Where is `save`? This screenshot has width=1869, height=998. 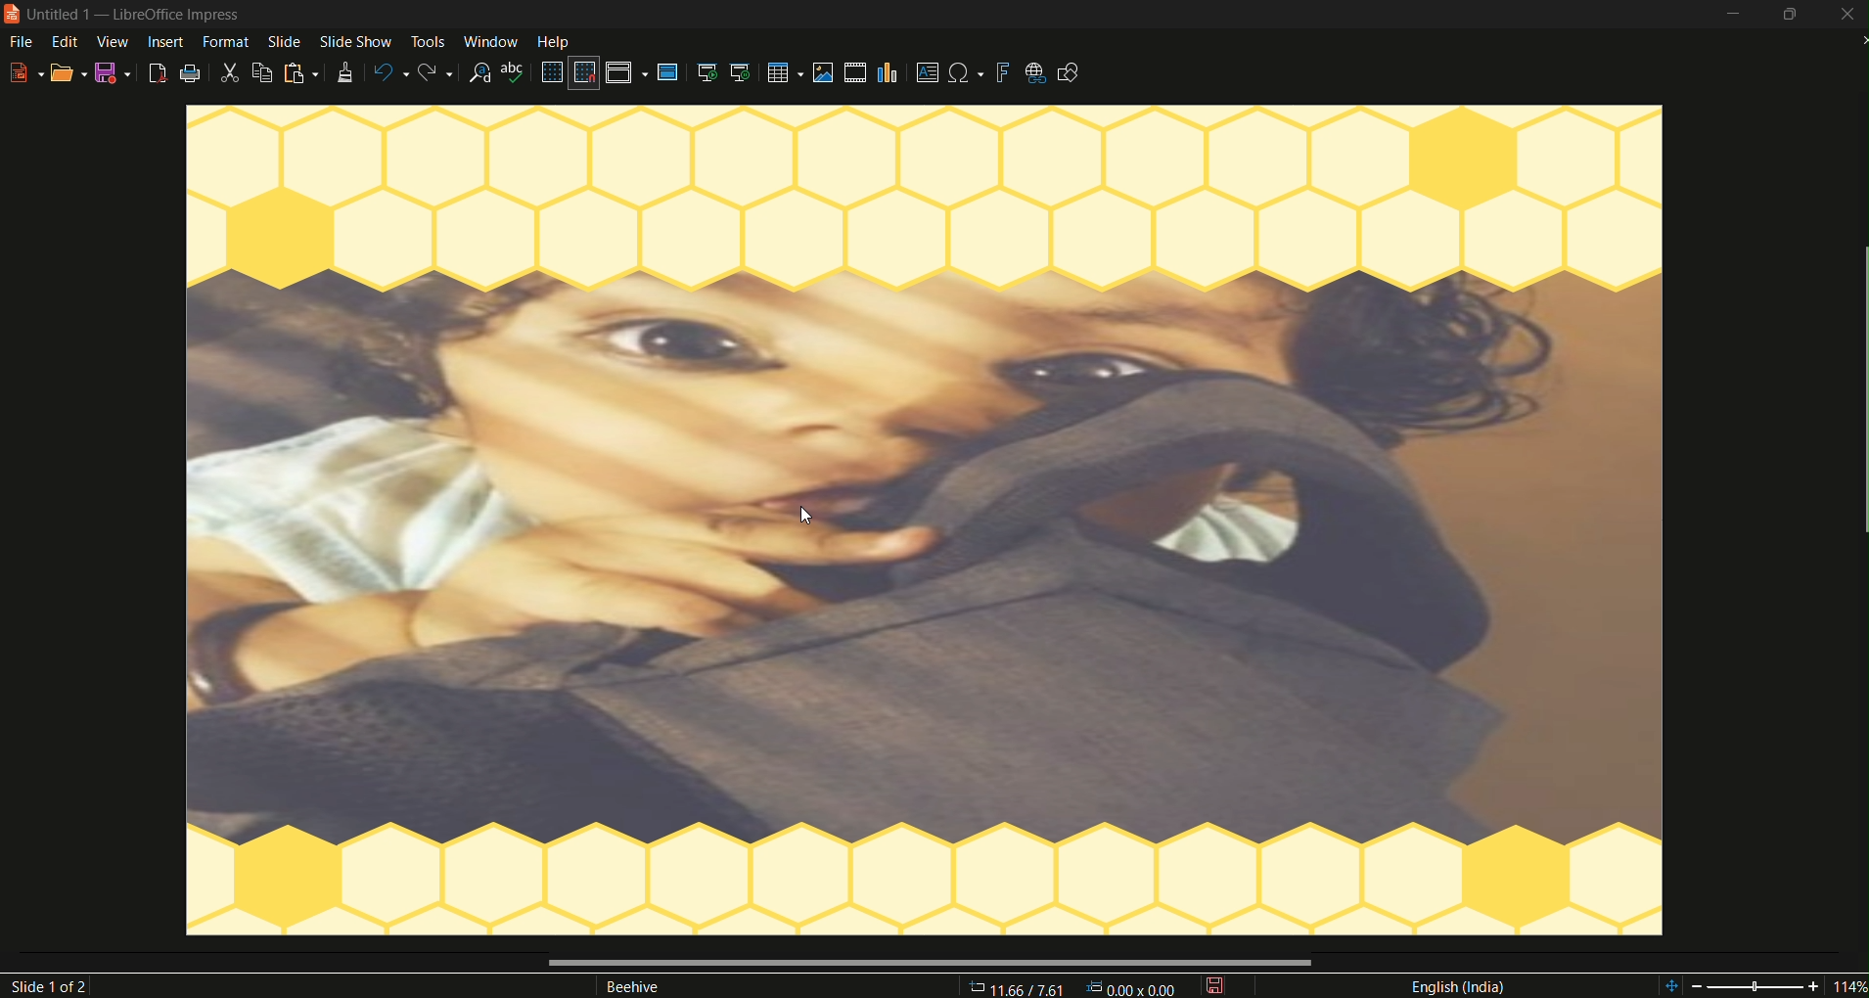 save is located at coordinates (114, 74).